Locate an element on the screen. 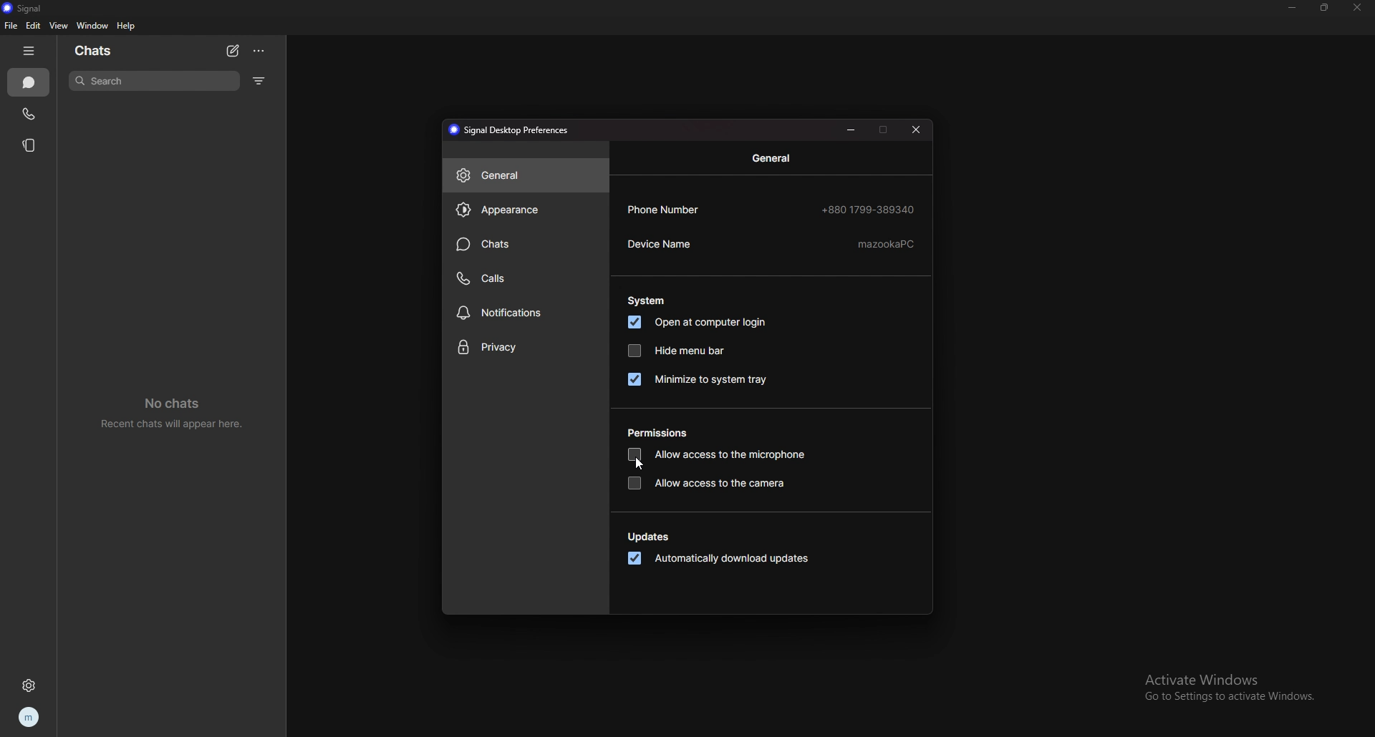  chats is located at coordinates (526, 245).